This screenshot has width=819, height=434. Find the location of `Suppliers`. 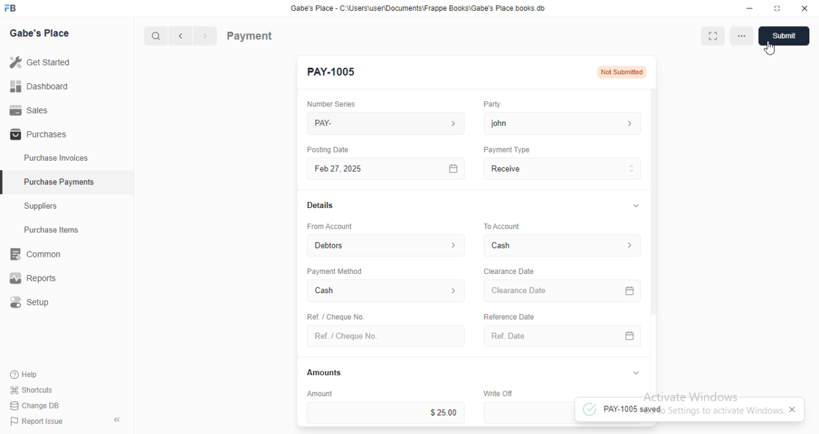

Suppliers is located at coordinates (45, 207).